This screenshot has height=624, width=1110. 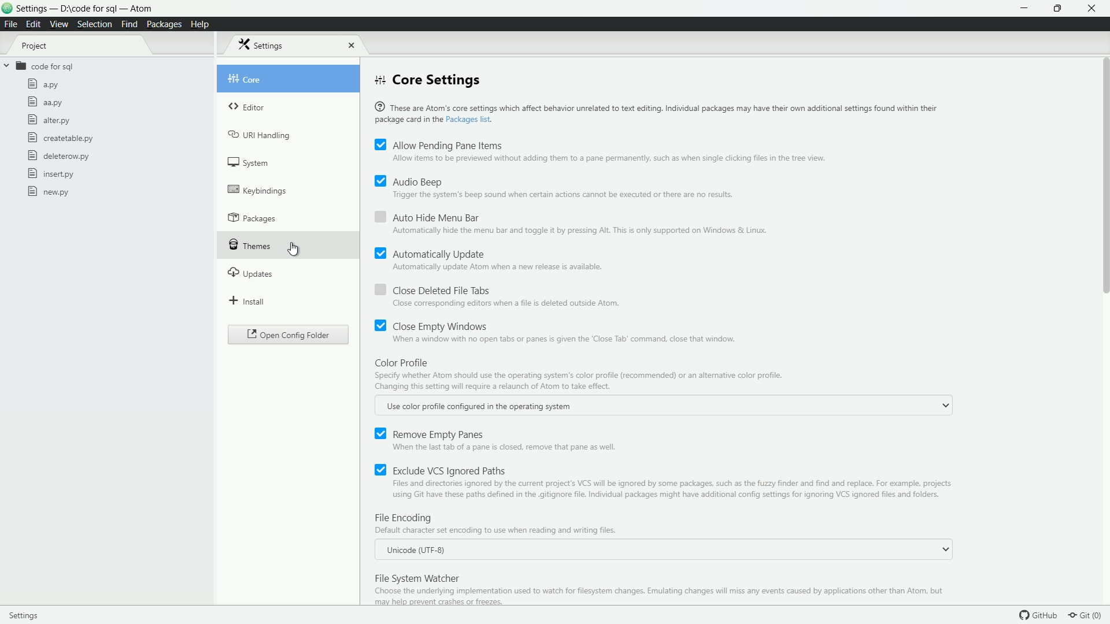 What do you see at coordinates (426, 216) in the screenshot?
I see `auto hide menu bar` at bounding box center [426, 216].